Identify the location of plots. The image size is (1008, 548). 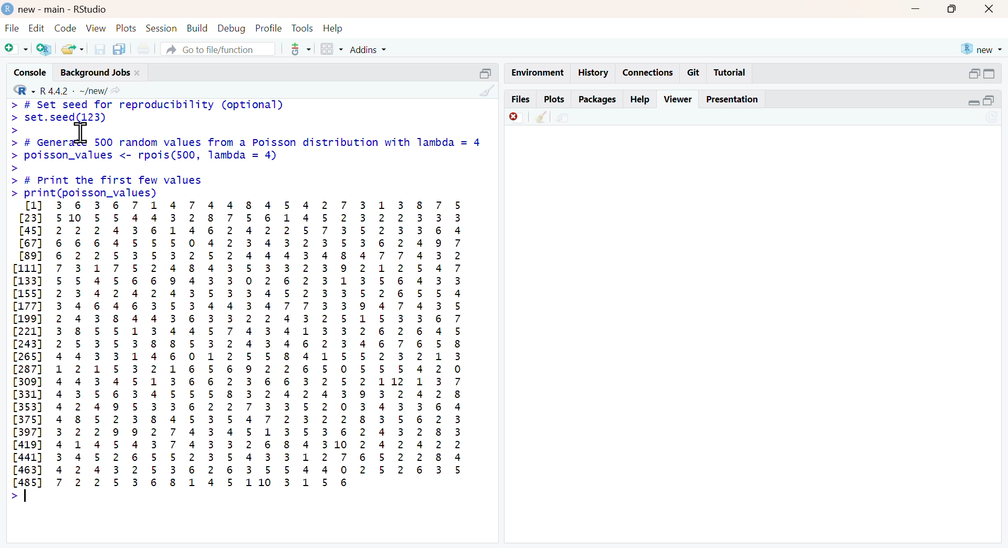
(555, 99).